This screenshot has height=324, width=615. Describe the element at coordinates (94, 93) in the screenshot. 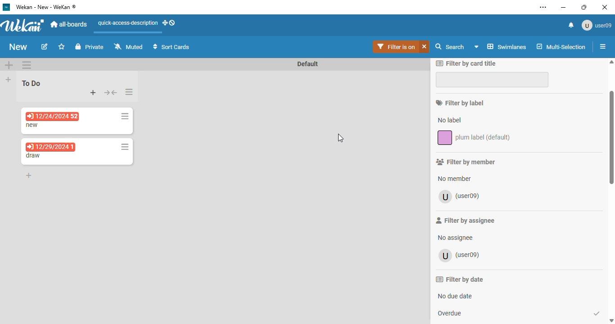

I see `add card to top of the list` at that location.